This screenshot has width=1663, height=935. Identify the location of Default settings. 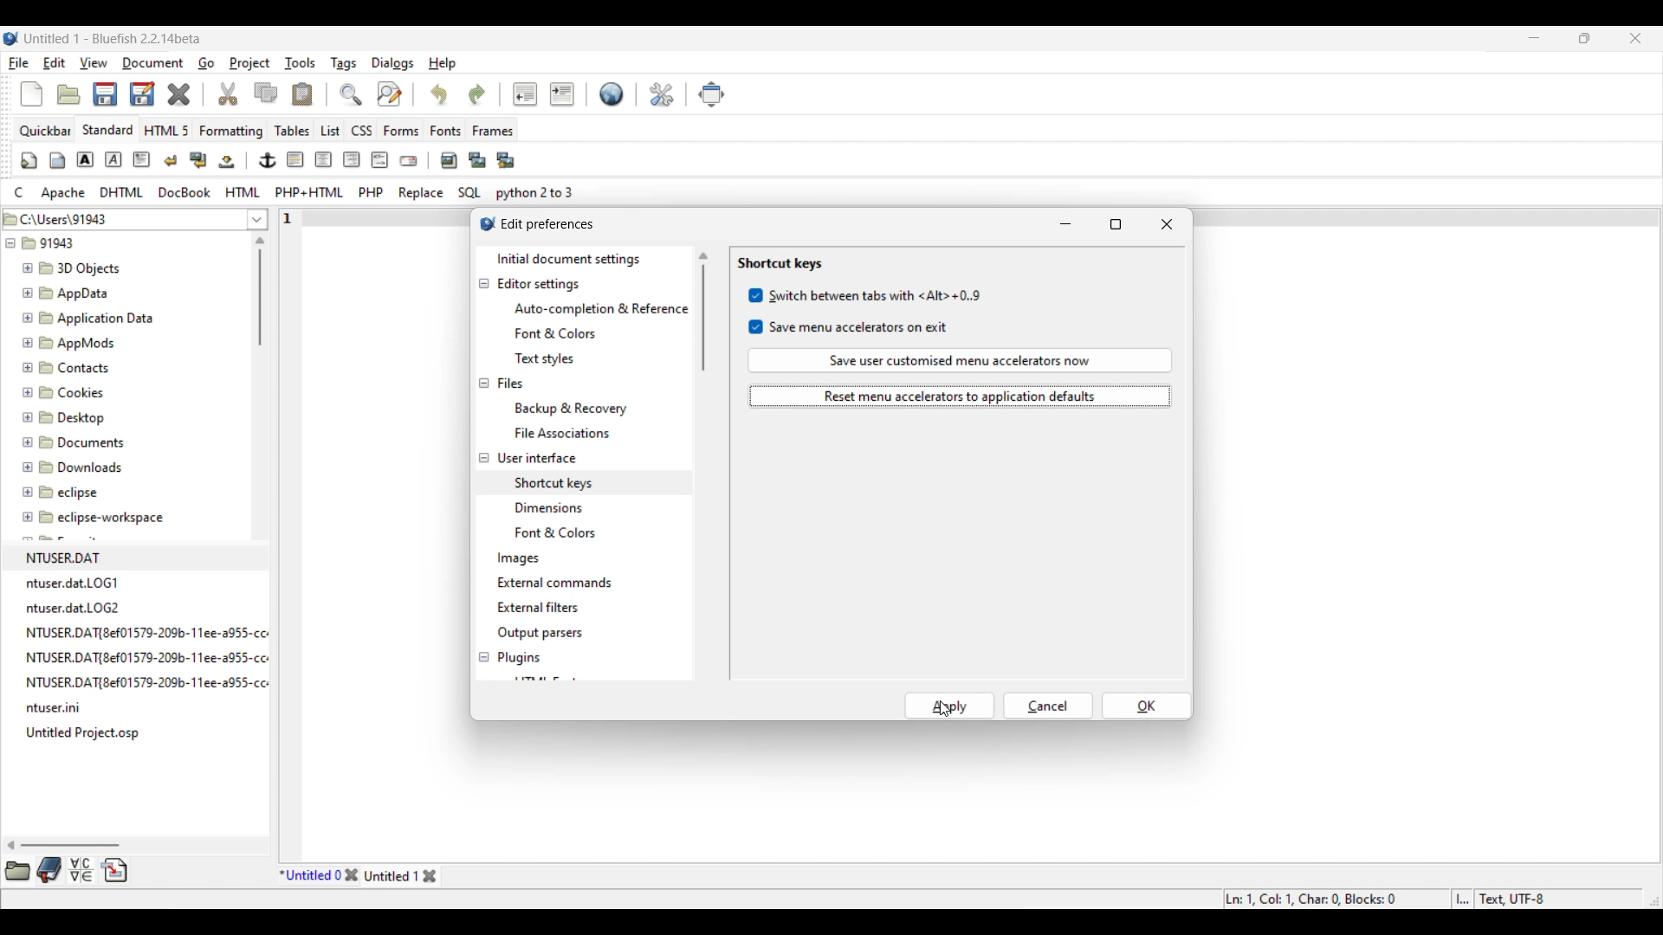
(612, 93).